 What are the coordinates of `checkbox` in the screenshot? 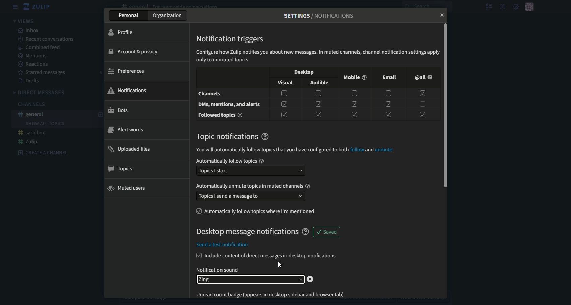 It's located at (318, 115).